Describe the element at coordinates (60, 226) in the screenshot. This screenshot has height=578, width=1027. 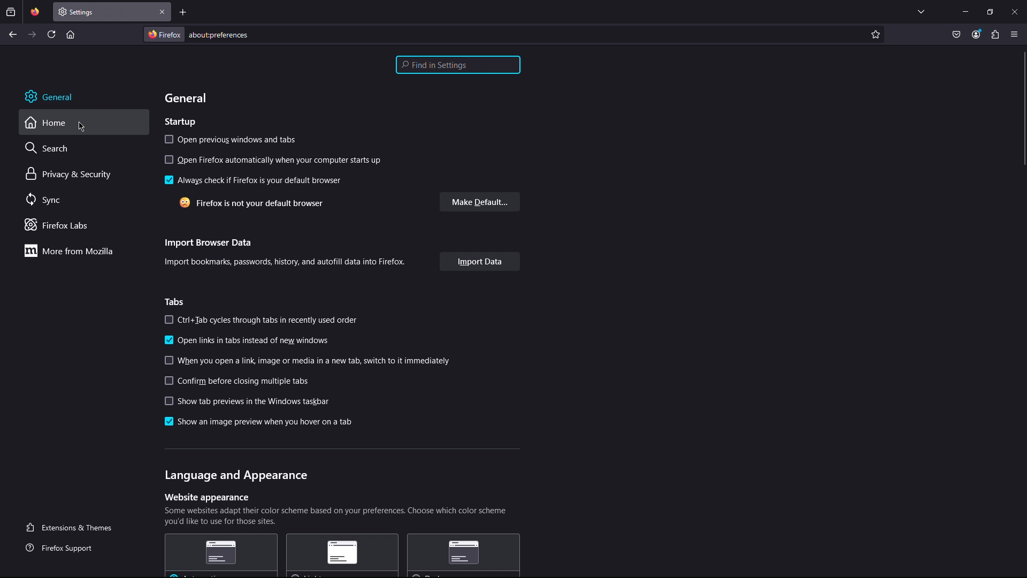
I see `Firefox Labs` at that location.